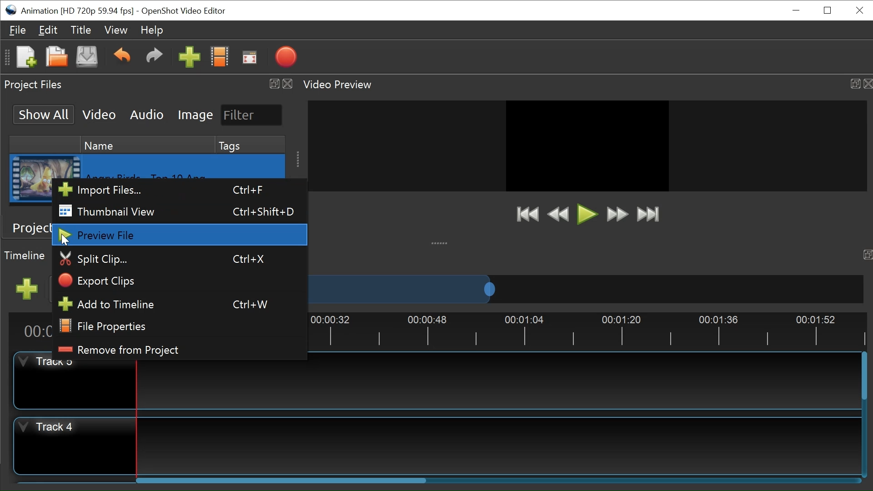 This screenshot has height=491, width=873. I want to click on Track Panel, so click(500, 443).